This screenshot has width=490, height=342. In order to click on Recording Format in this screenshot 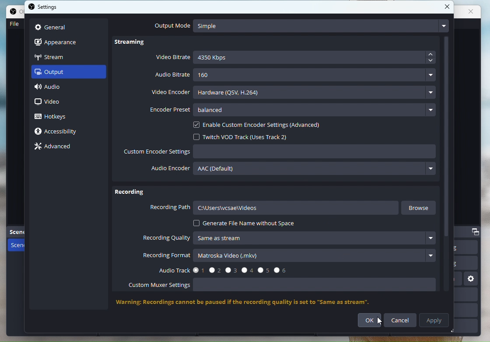, I will do `click(289, 256)`.